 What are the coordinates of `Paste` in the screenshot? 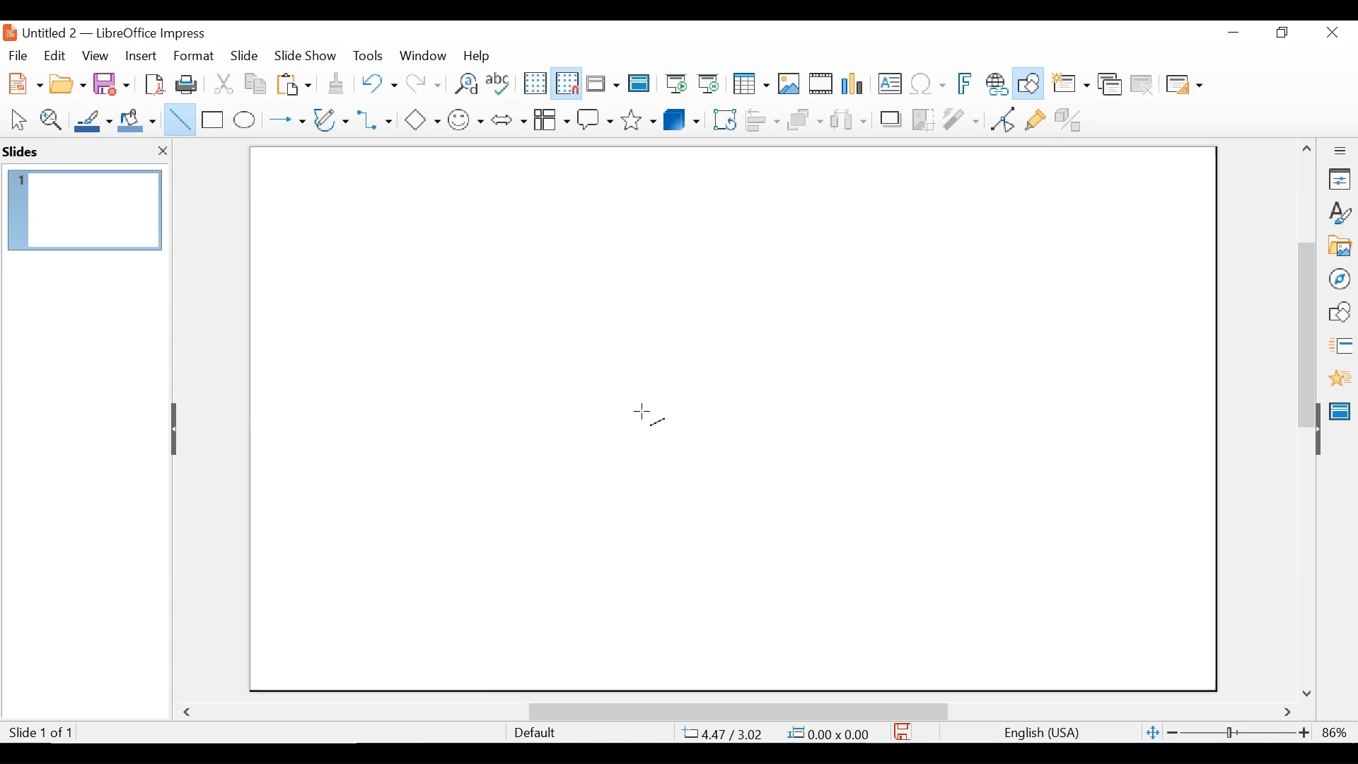 It's located at (298, 83).